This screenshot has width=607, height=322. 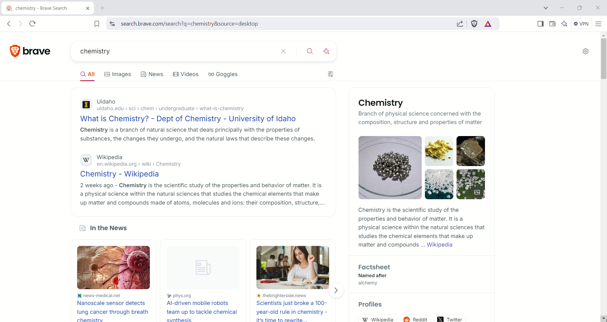 I want to click on share this page, so click(x=460, y=23).